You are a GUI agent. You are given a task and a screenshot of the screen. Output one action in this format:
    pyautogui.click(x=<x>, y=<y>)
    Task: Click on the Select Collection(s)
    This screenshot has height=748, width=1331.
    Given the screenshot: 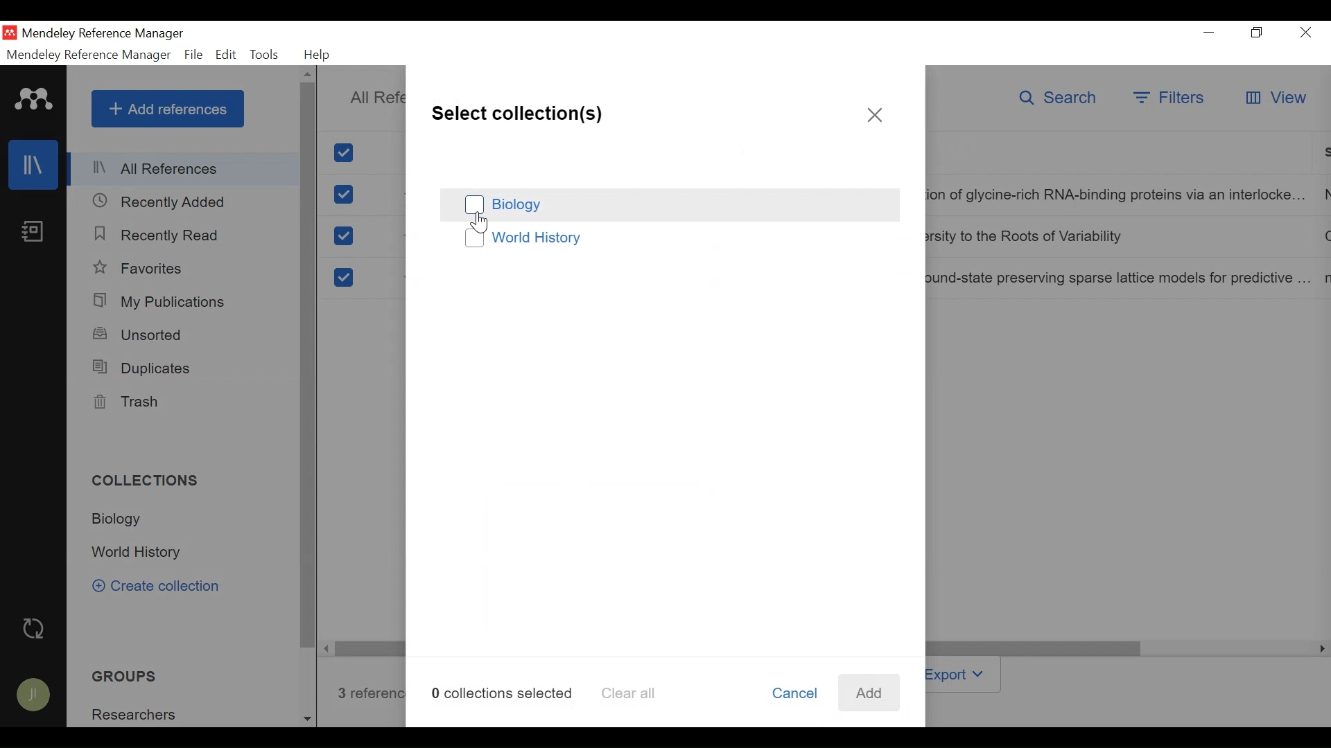 What is the action you would take?
    pyautogui.click(x=518, y=112)
    